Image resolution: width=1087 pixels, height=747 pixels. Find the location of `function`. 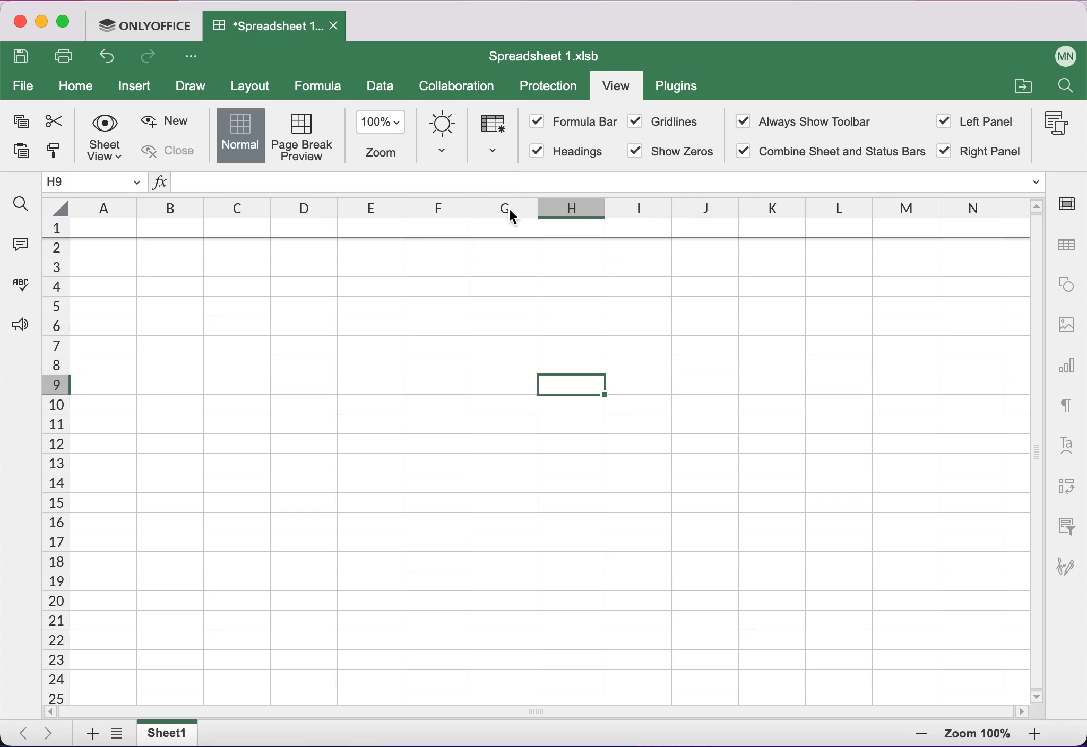

function is located at coordinates (596, 180).